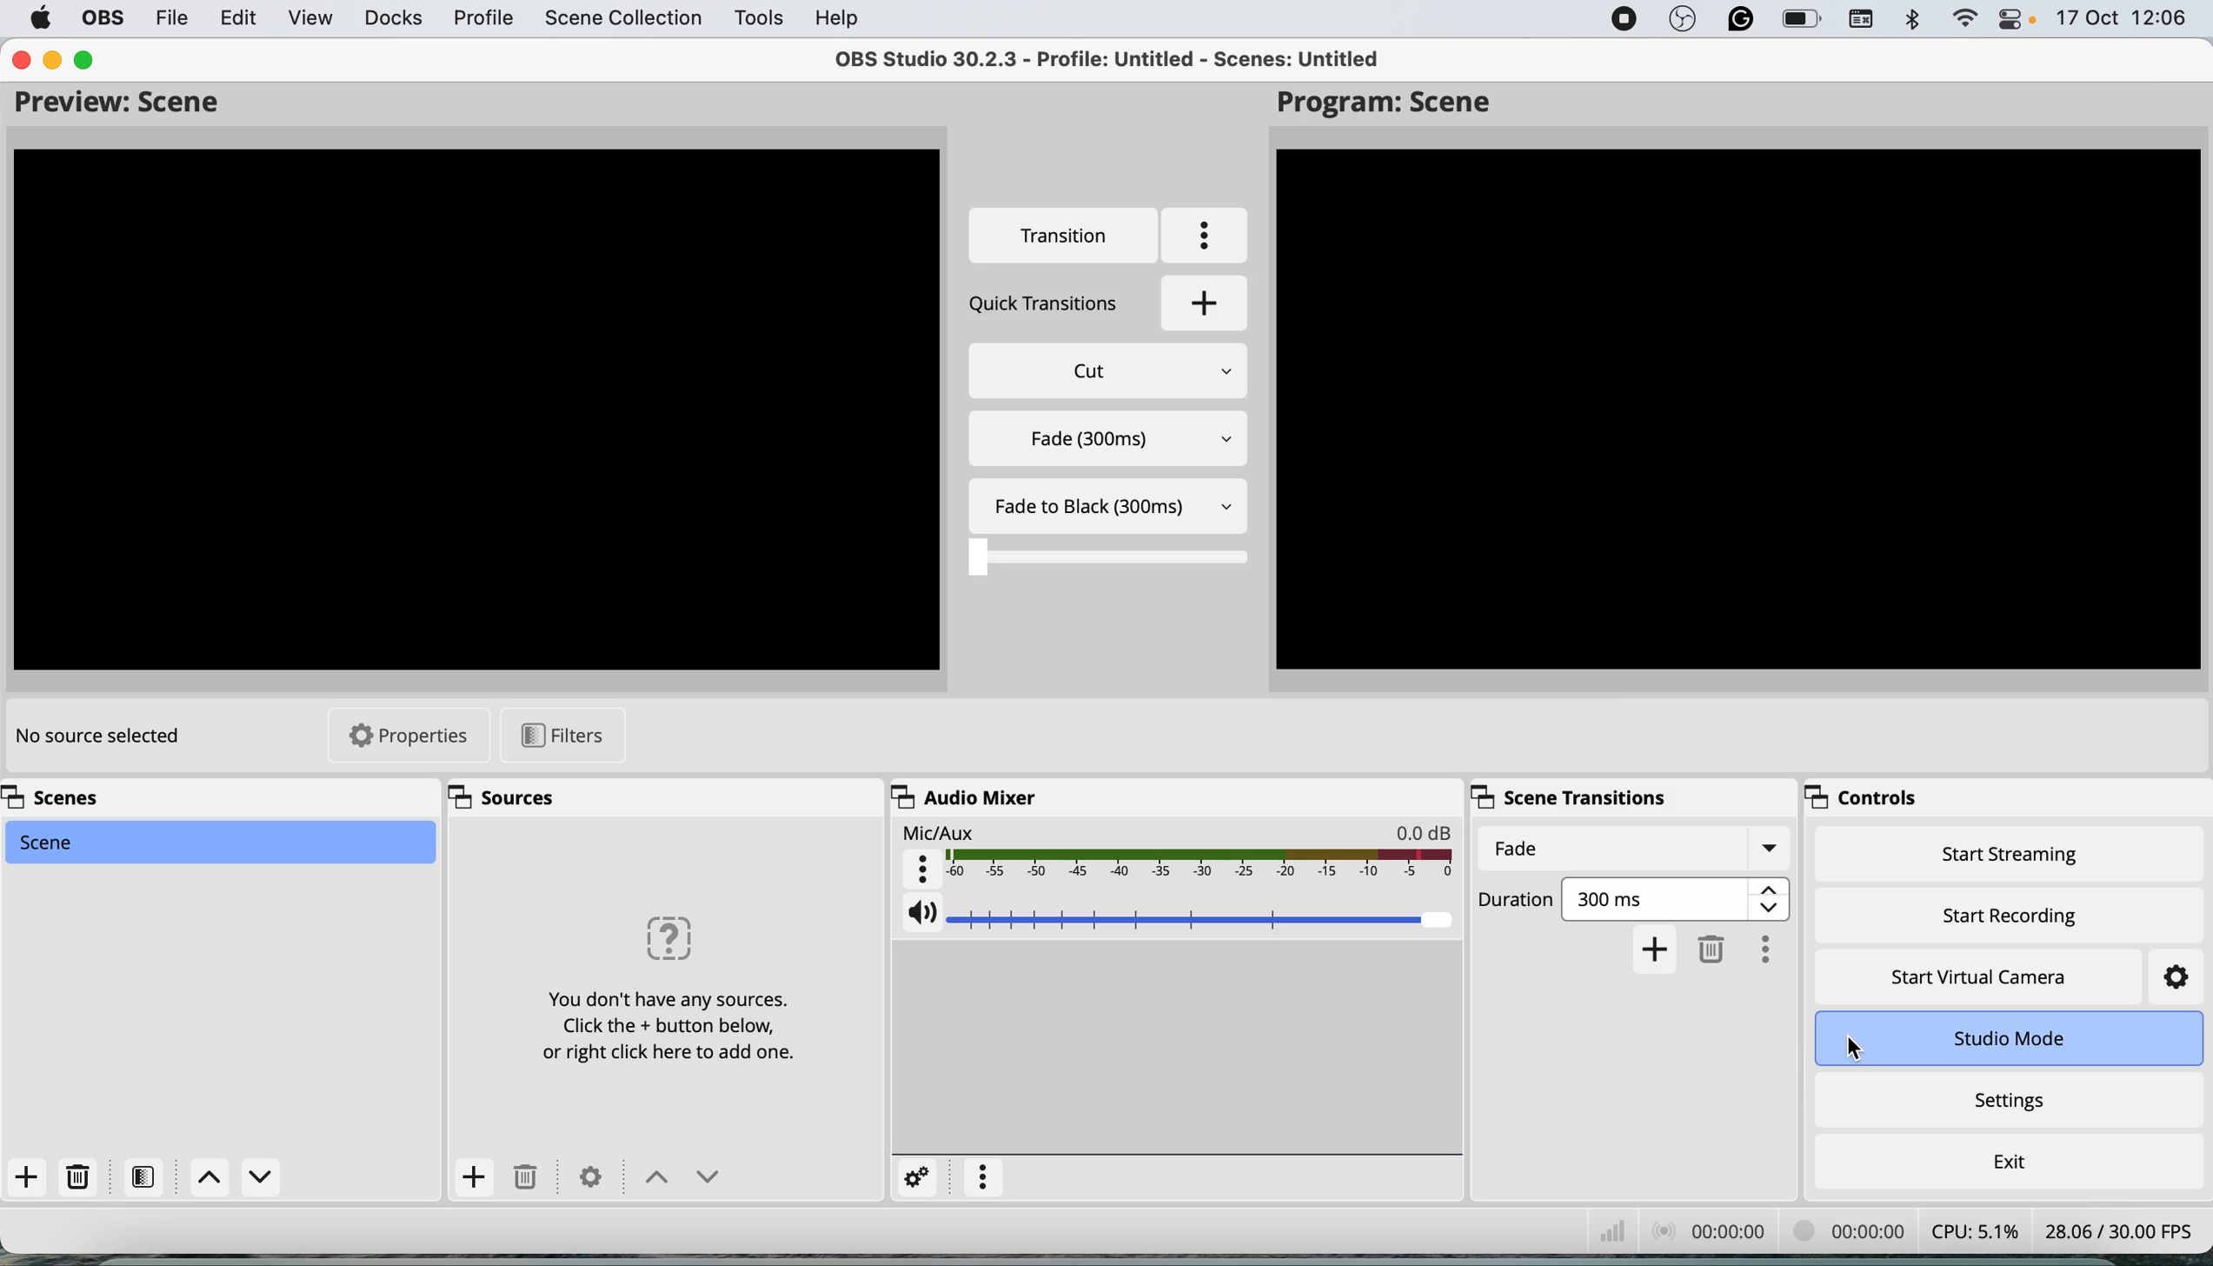  What do you see at coordinates (1106, 562) in the screenshot?
I see `transition timer bar` at bounding box center [1106, 562].